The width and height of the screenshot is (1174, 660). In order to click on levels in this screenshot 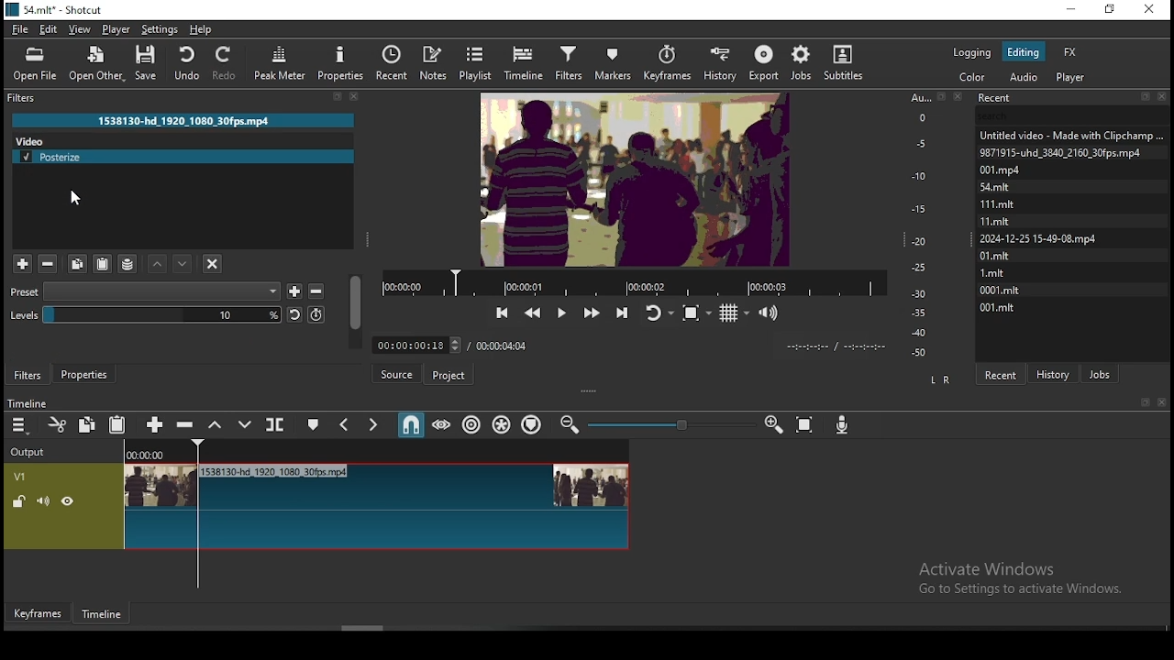, I will do `click(147, 314)`.